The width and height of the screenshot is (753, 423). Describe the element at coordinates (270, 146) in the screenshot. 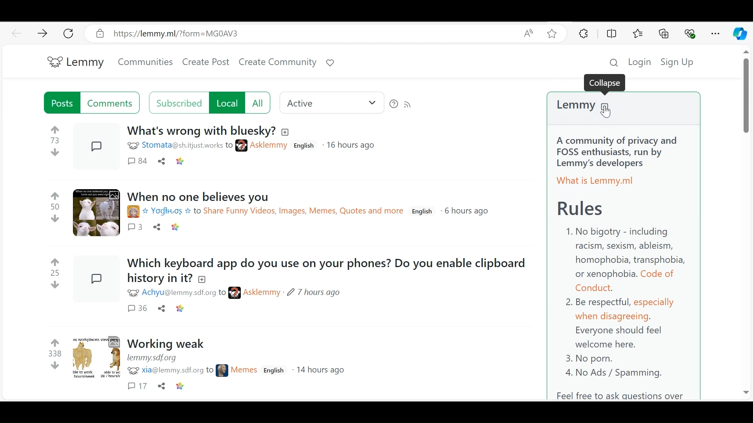

I see `Username` at that location.